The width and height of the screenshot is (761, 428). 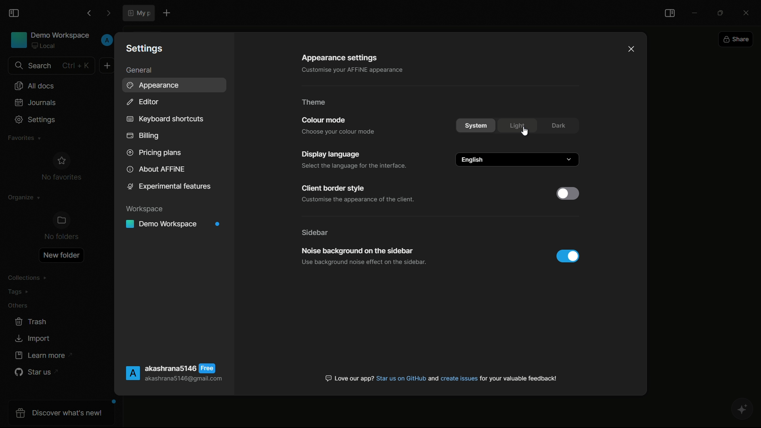 What do you see at coordinates (358, 201) in the screenshot?
I see `Customise the appearance of the client.` at bounding box center [358, 201].